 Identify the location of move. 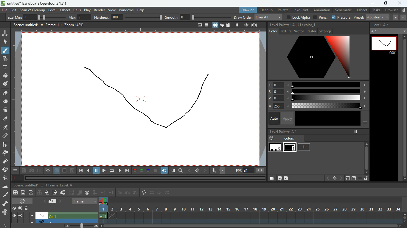
(48, 192).